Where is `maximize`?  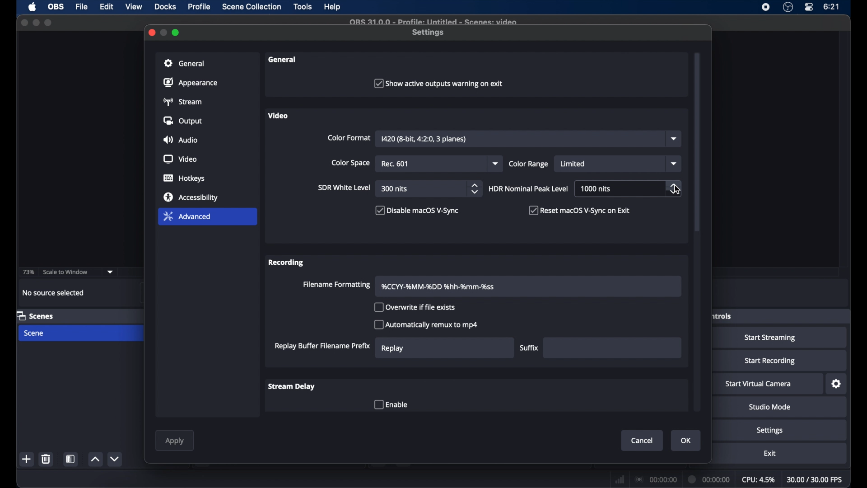
maximize is located at coordinates (49, 23).